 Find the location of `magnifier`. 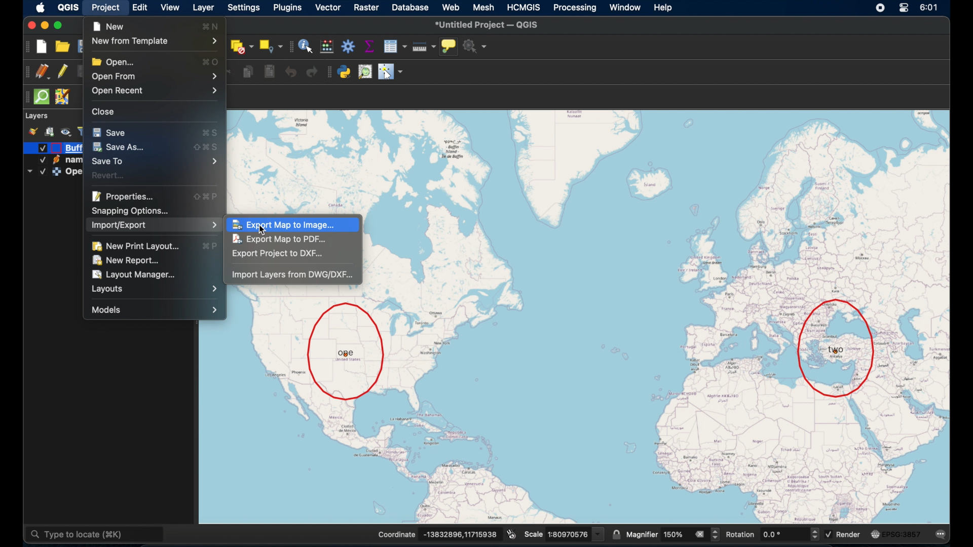

magnifier is located at coordinates (643, 534).